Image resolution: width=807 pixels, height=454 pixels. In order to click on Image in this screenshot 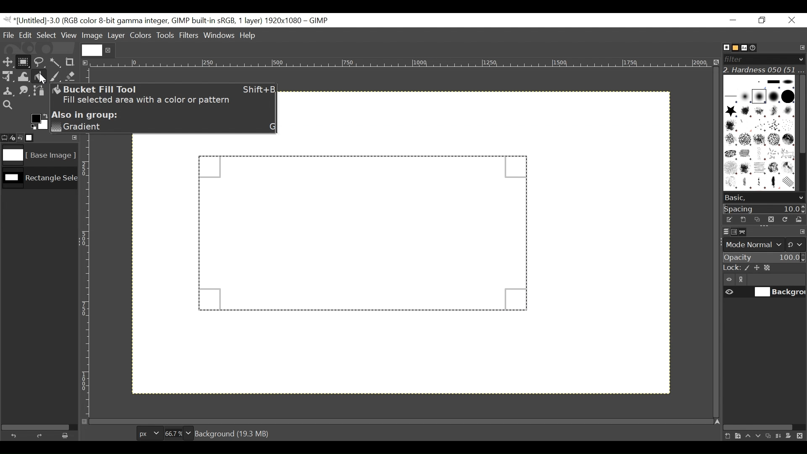, I will do `click(39, 180)`.